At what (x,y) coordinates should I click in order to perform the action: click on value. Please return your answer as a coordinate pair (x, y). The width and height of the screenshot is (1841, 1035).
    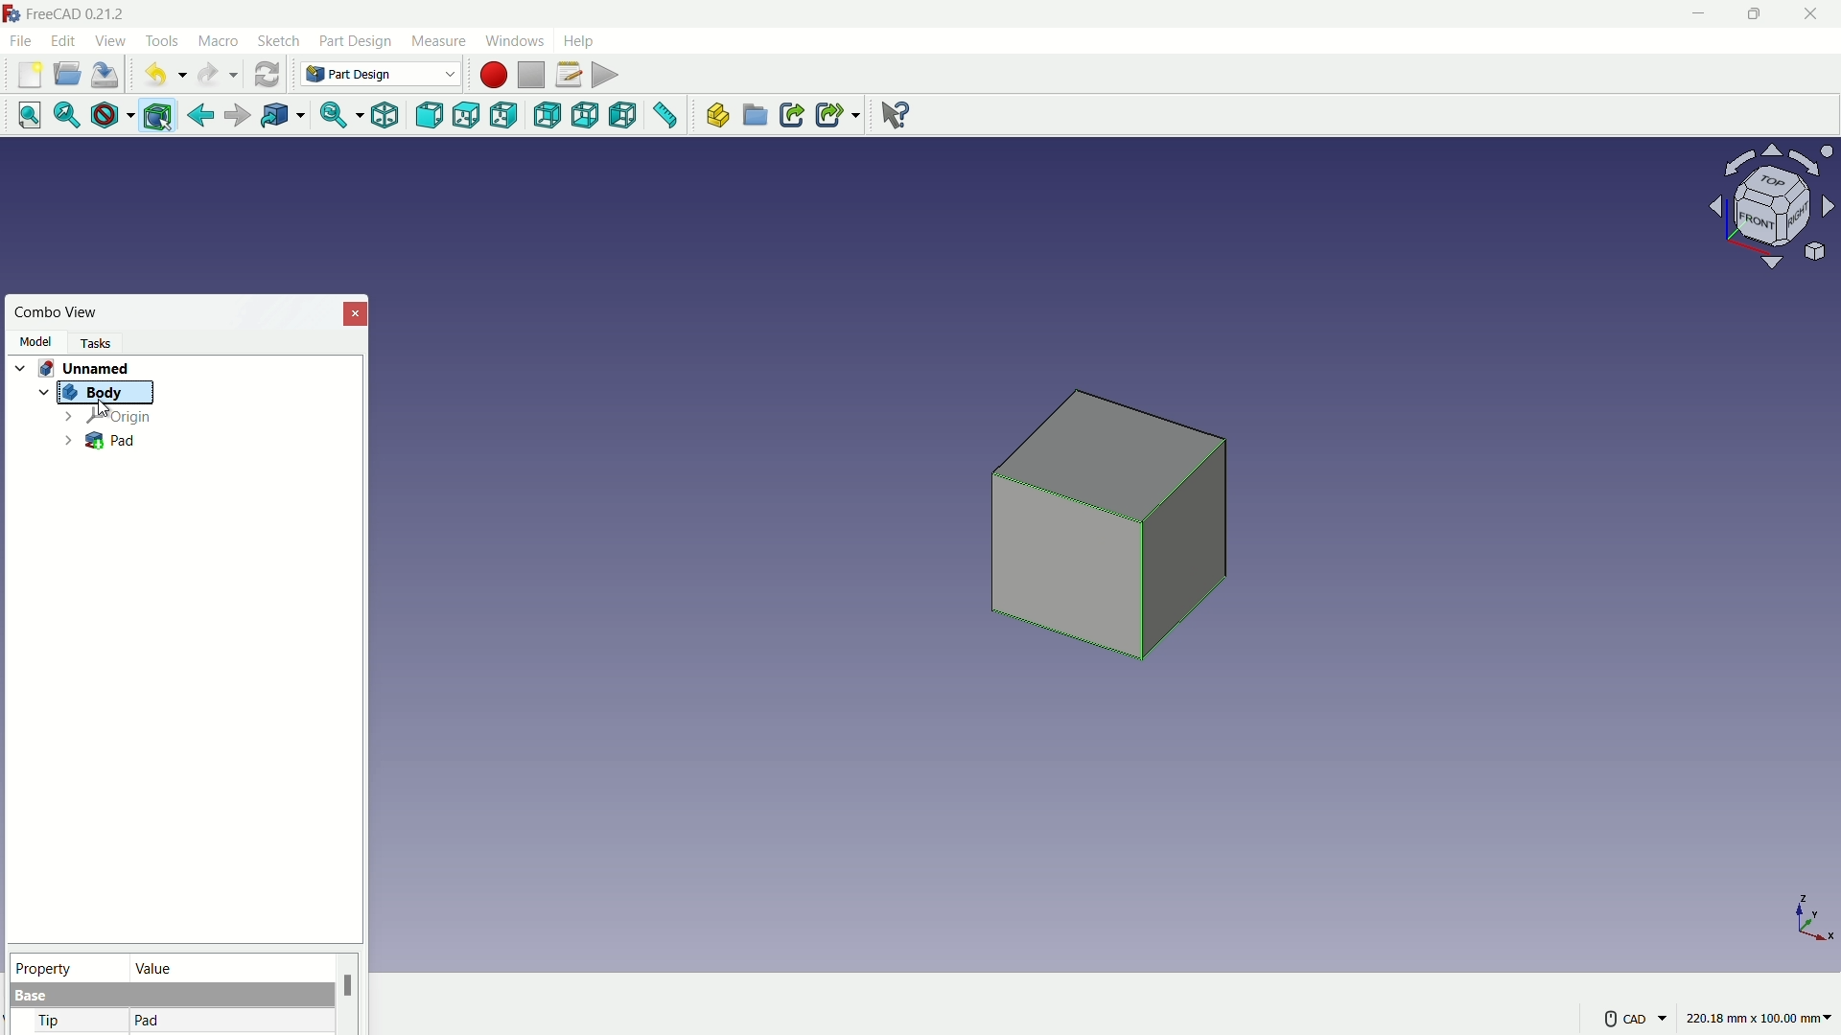
    Looking at the image, I should click on (227, 967).